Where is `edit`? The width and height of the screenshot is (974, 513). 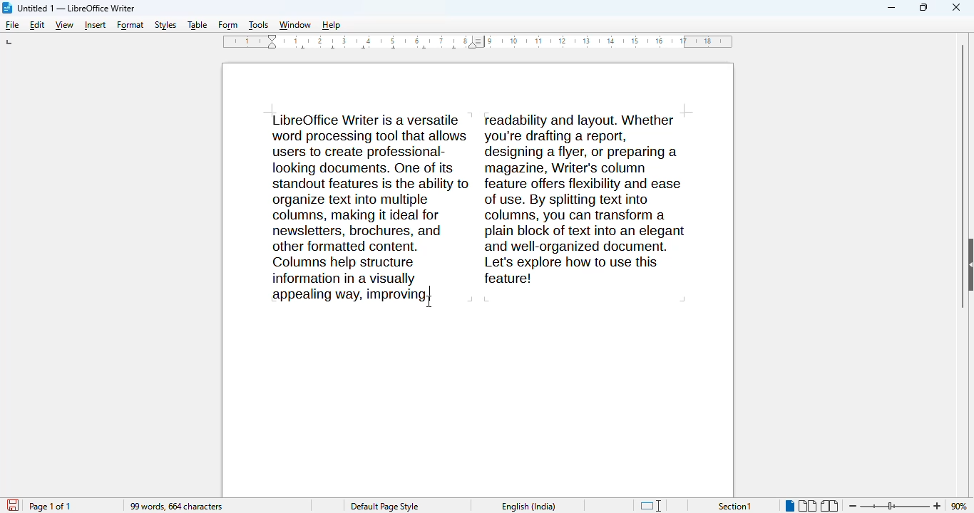
edit is located at coordinates (37, 25).